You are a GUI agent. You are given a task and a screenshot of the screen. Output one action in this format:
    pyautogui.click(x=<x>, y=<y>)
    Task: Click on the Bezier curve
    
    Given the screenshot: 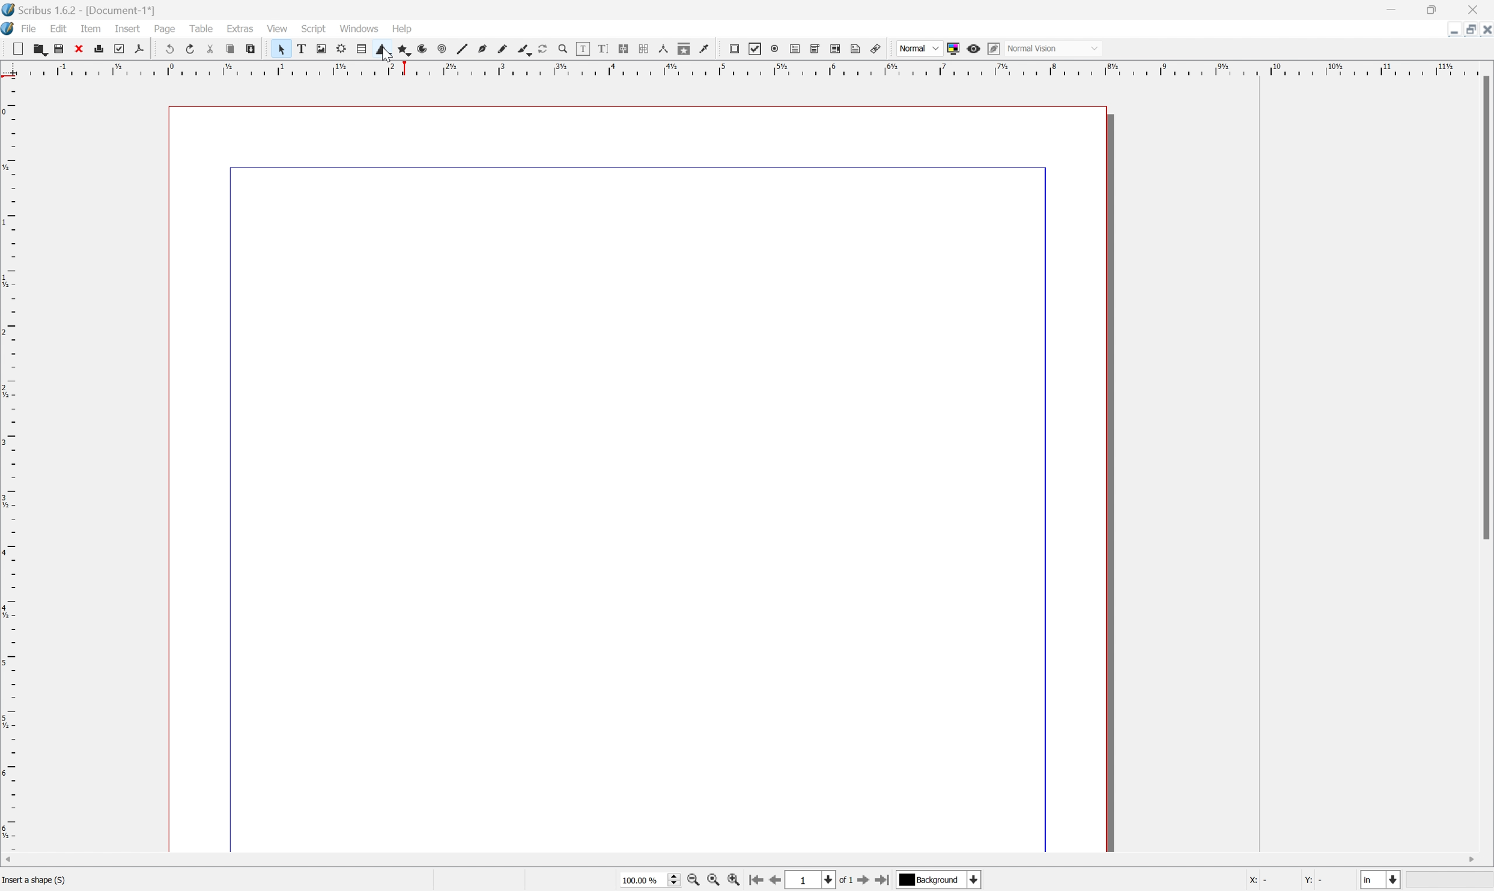 What is the action you would take?
    pyautogui.click(x=481, y=48)
    